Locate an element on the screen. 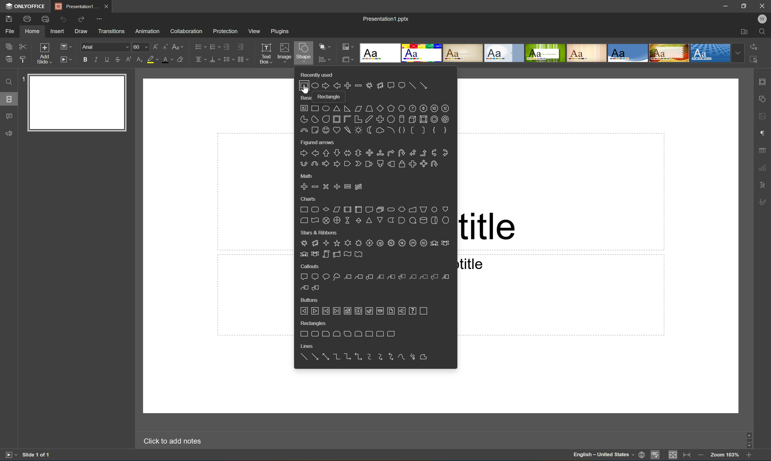  Copy is located at coordinates (9, 45).